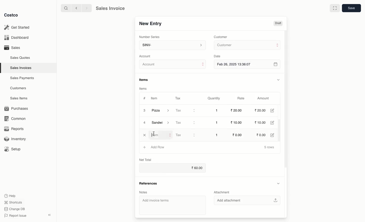  What do you see at coordinates (275, 135) in the screenshot?
I see `Edit` at bounding box center [275, 135].